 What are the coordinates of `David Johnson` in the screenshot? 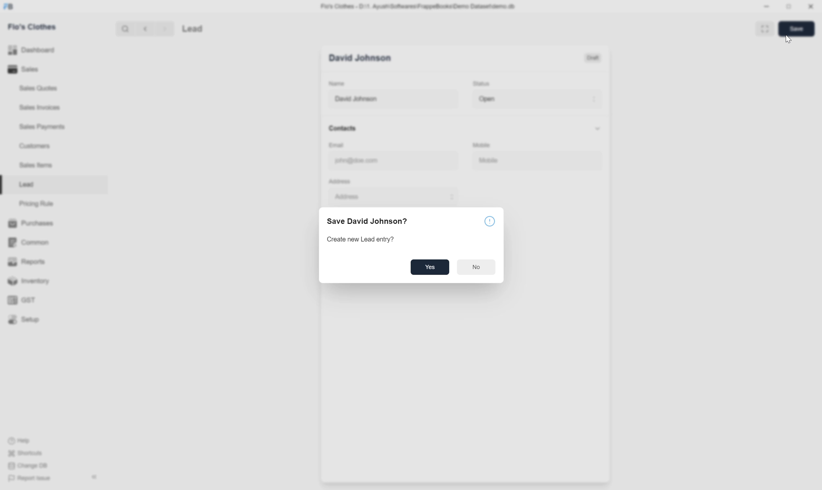 It's located at (392, 99).